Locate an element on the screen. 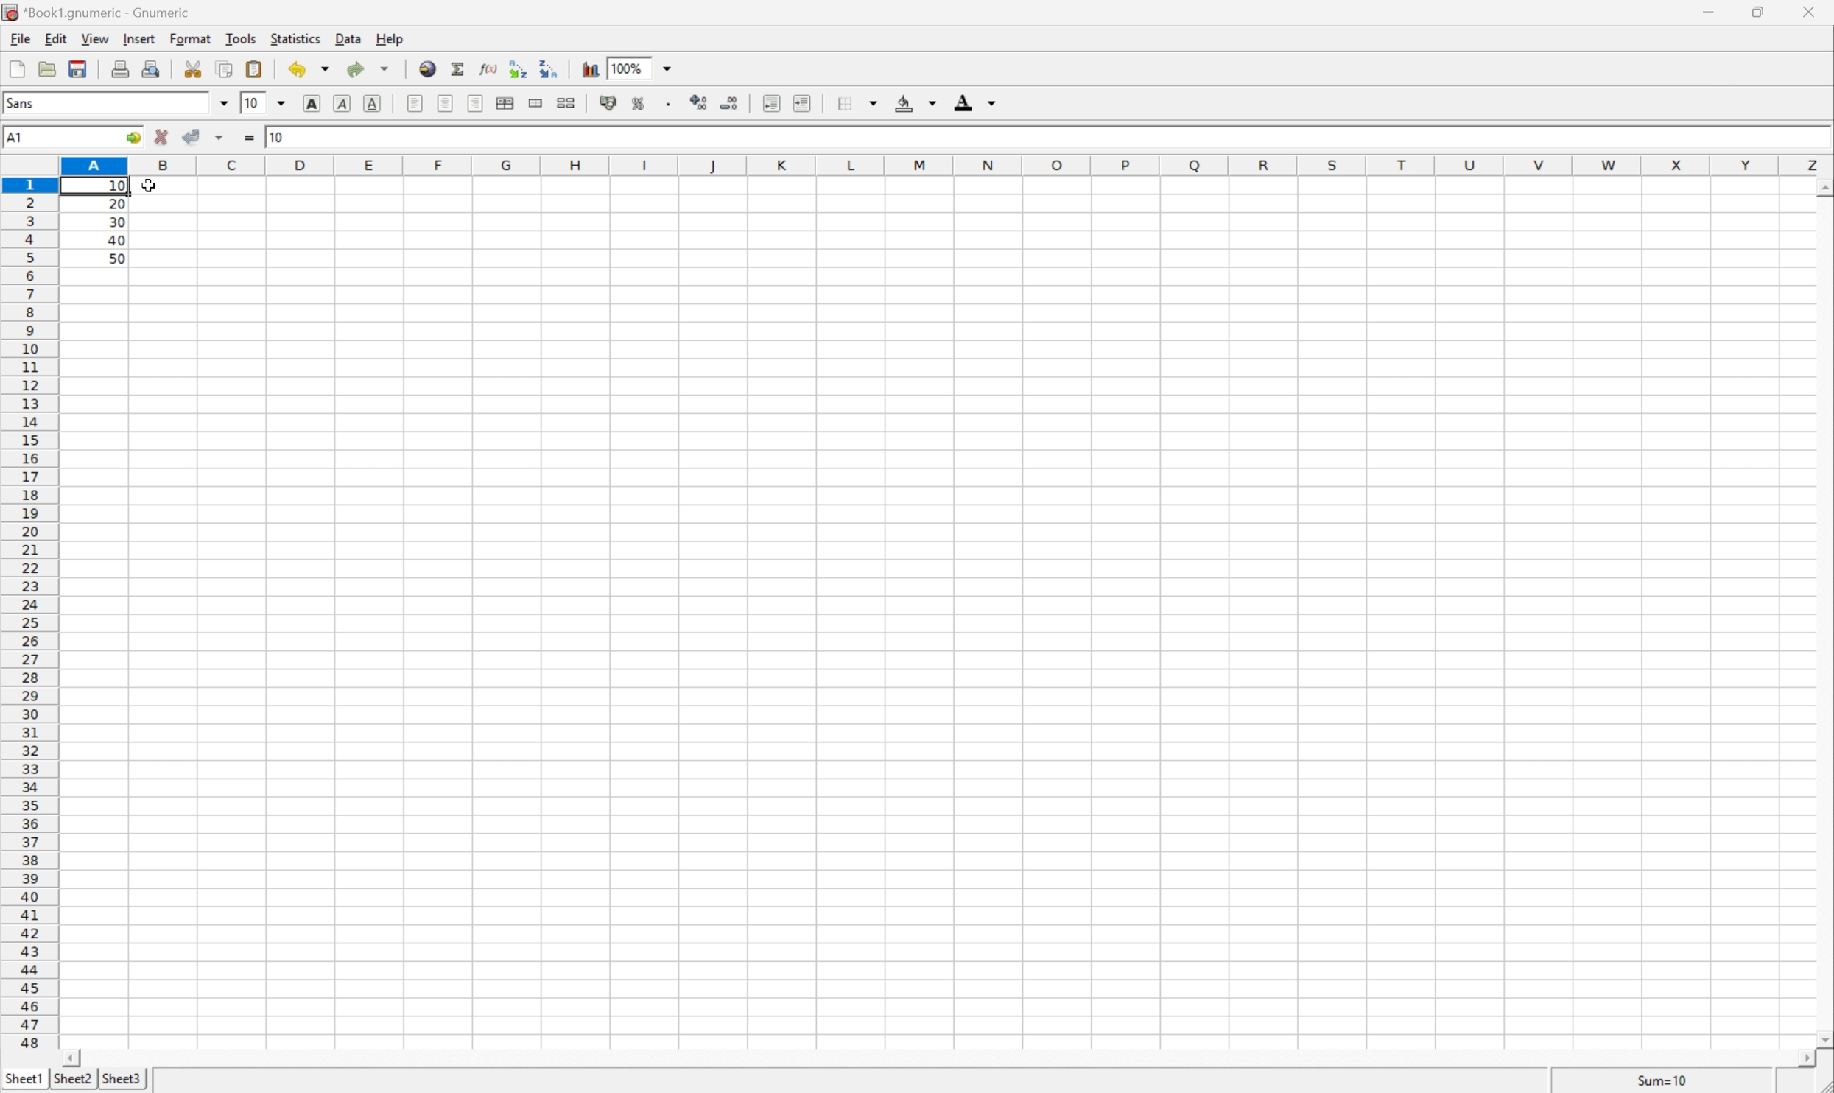 Image resolution: width=1834 pixels, height=1093 pixels. Format is located at coordinates (191, 38).